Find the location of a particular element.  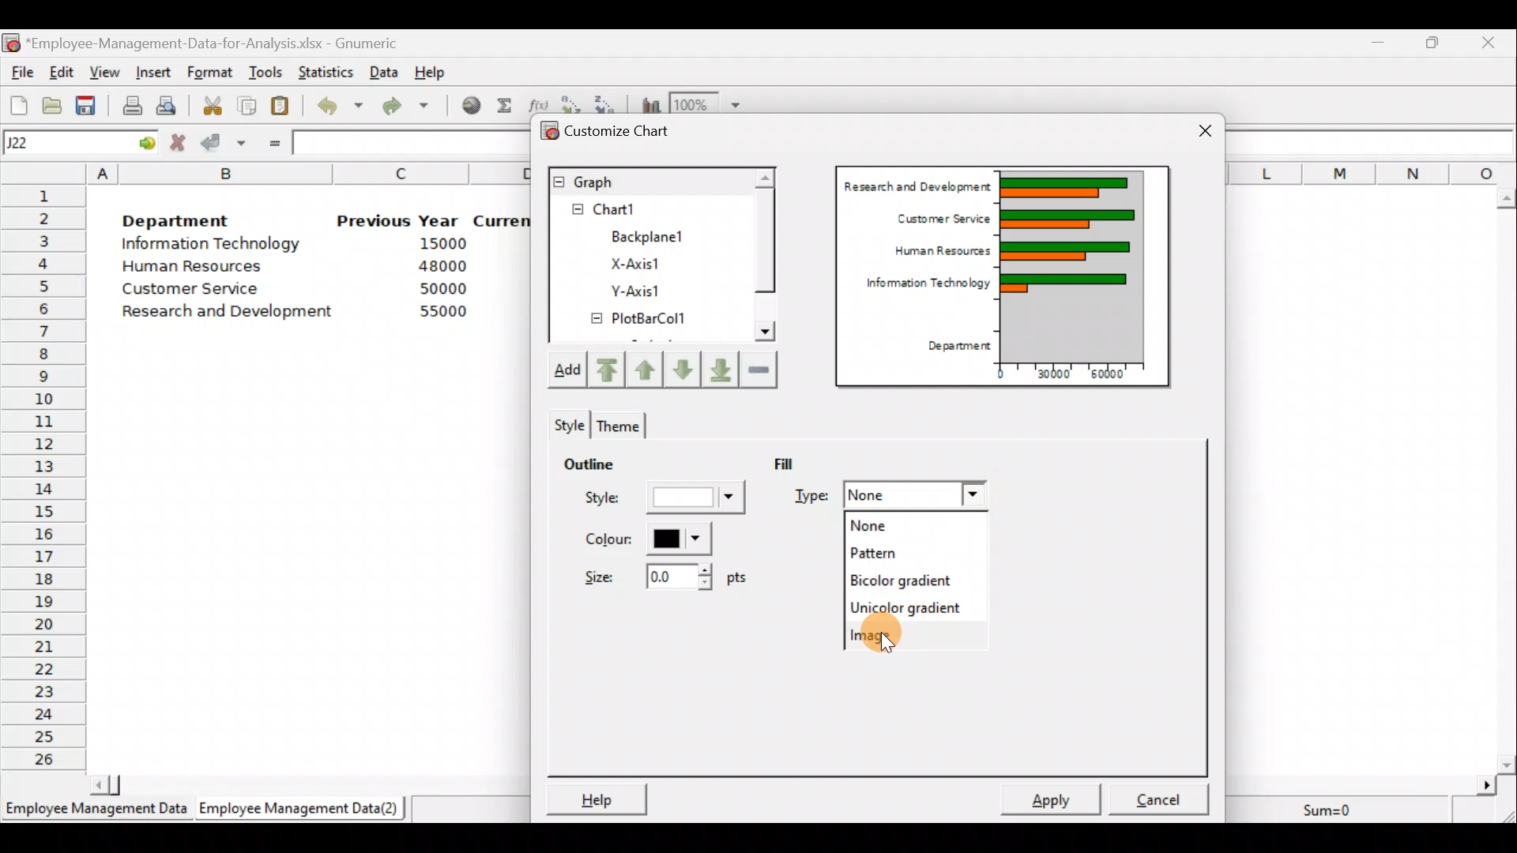

Move up is located at coordinates (646, 367).